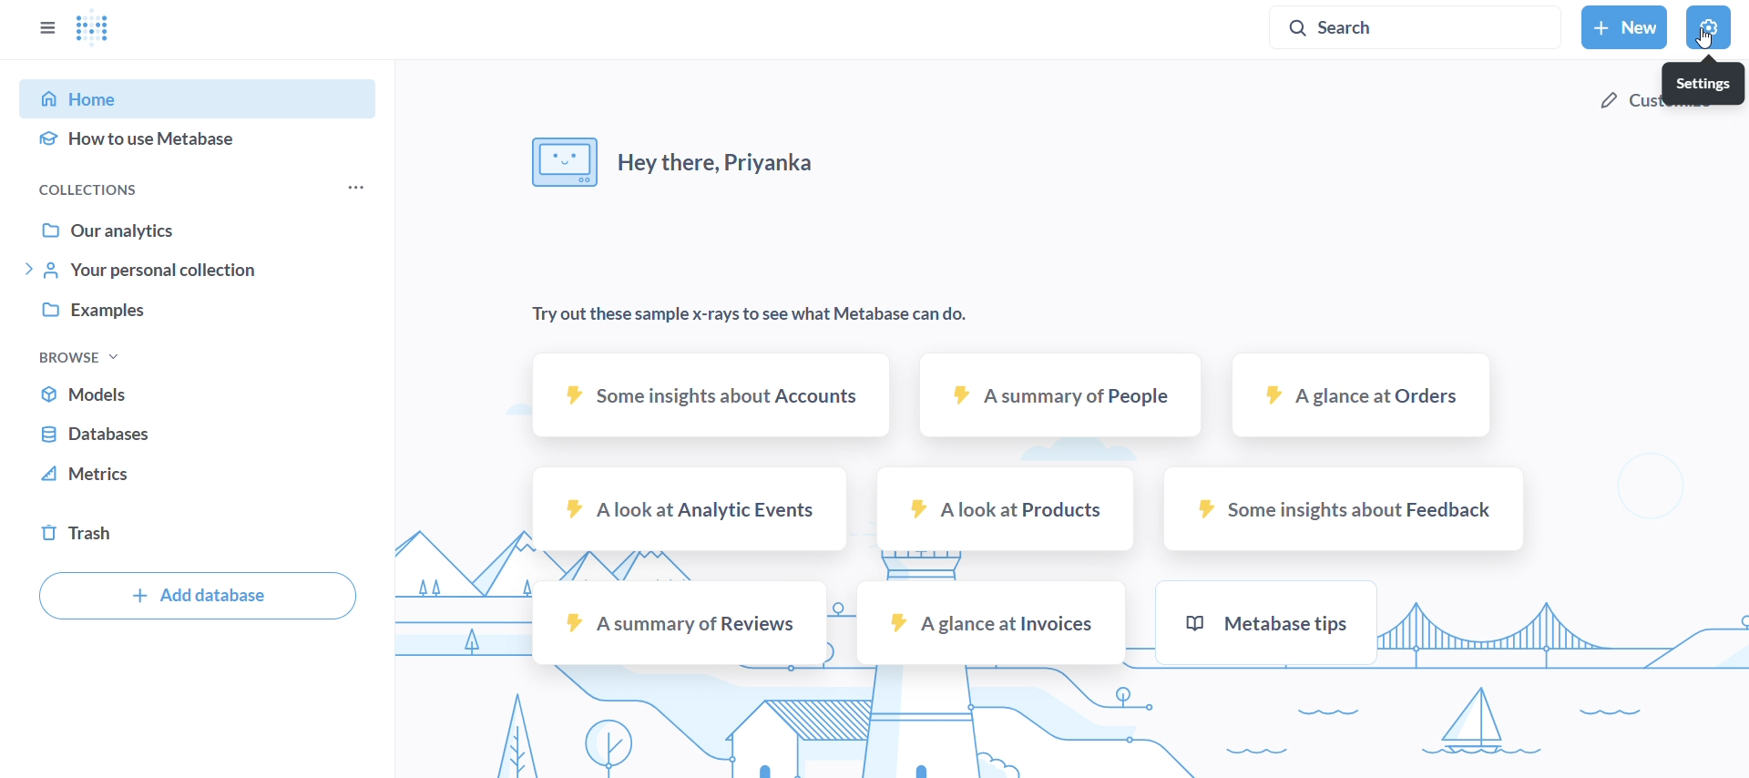 The height and width of the screenshot is (778, 1749). Describe the element at coordinates (1707, 30) in the screenshot. I see `settings` at that location.